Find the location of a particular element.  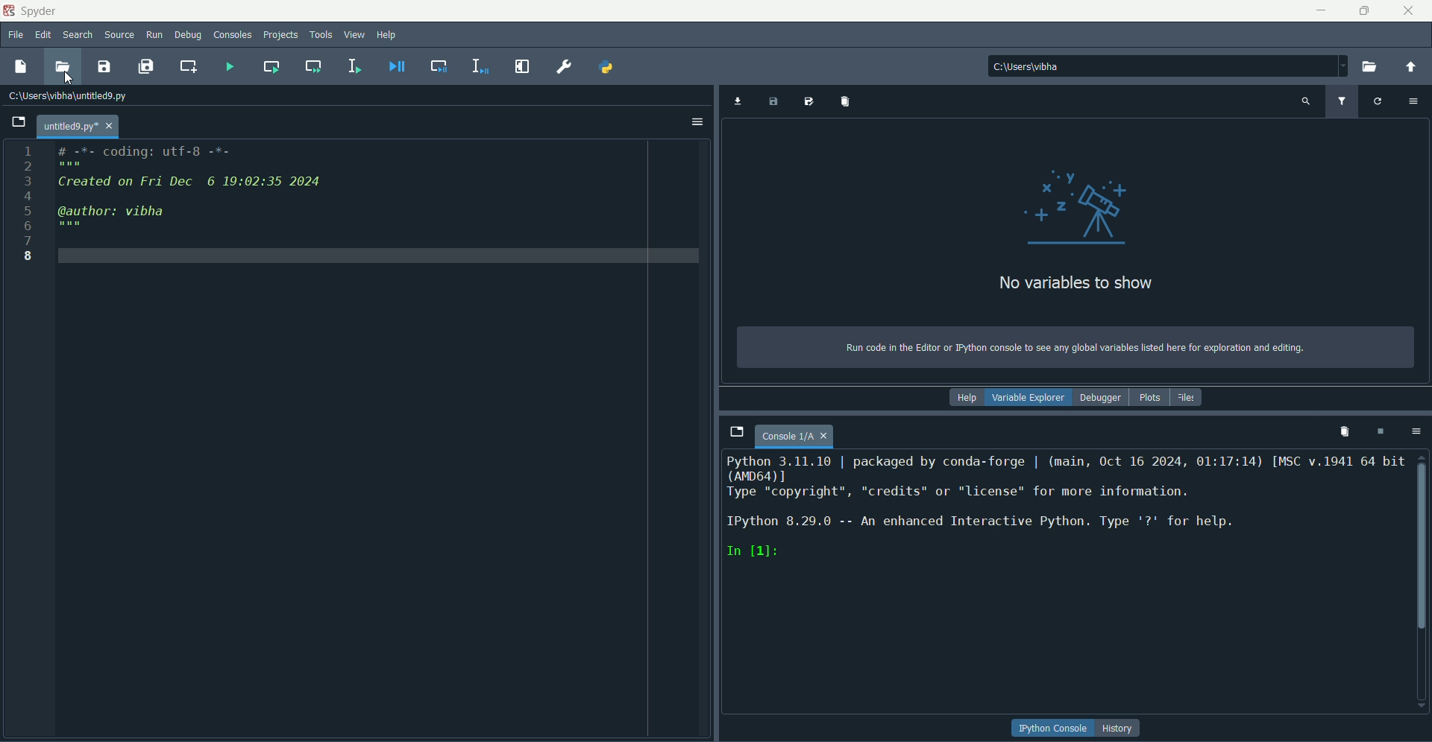

search variable is located at coordinates (1304, 102).